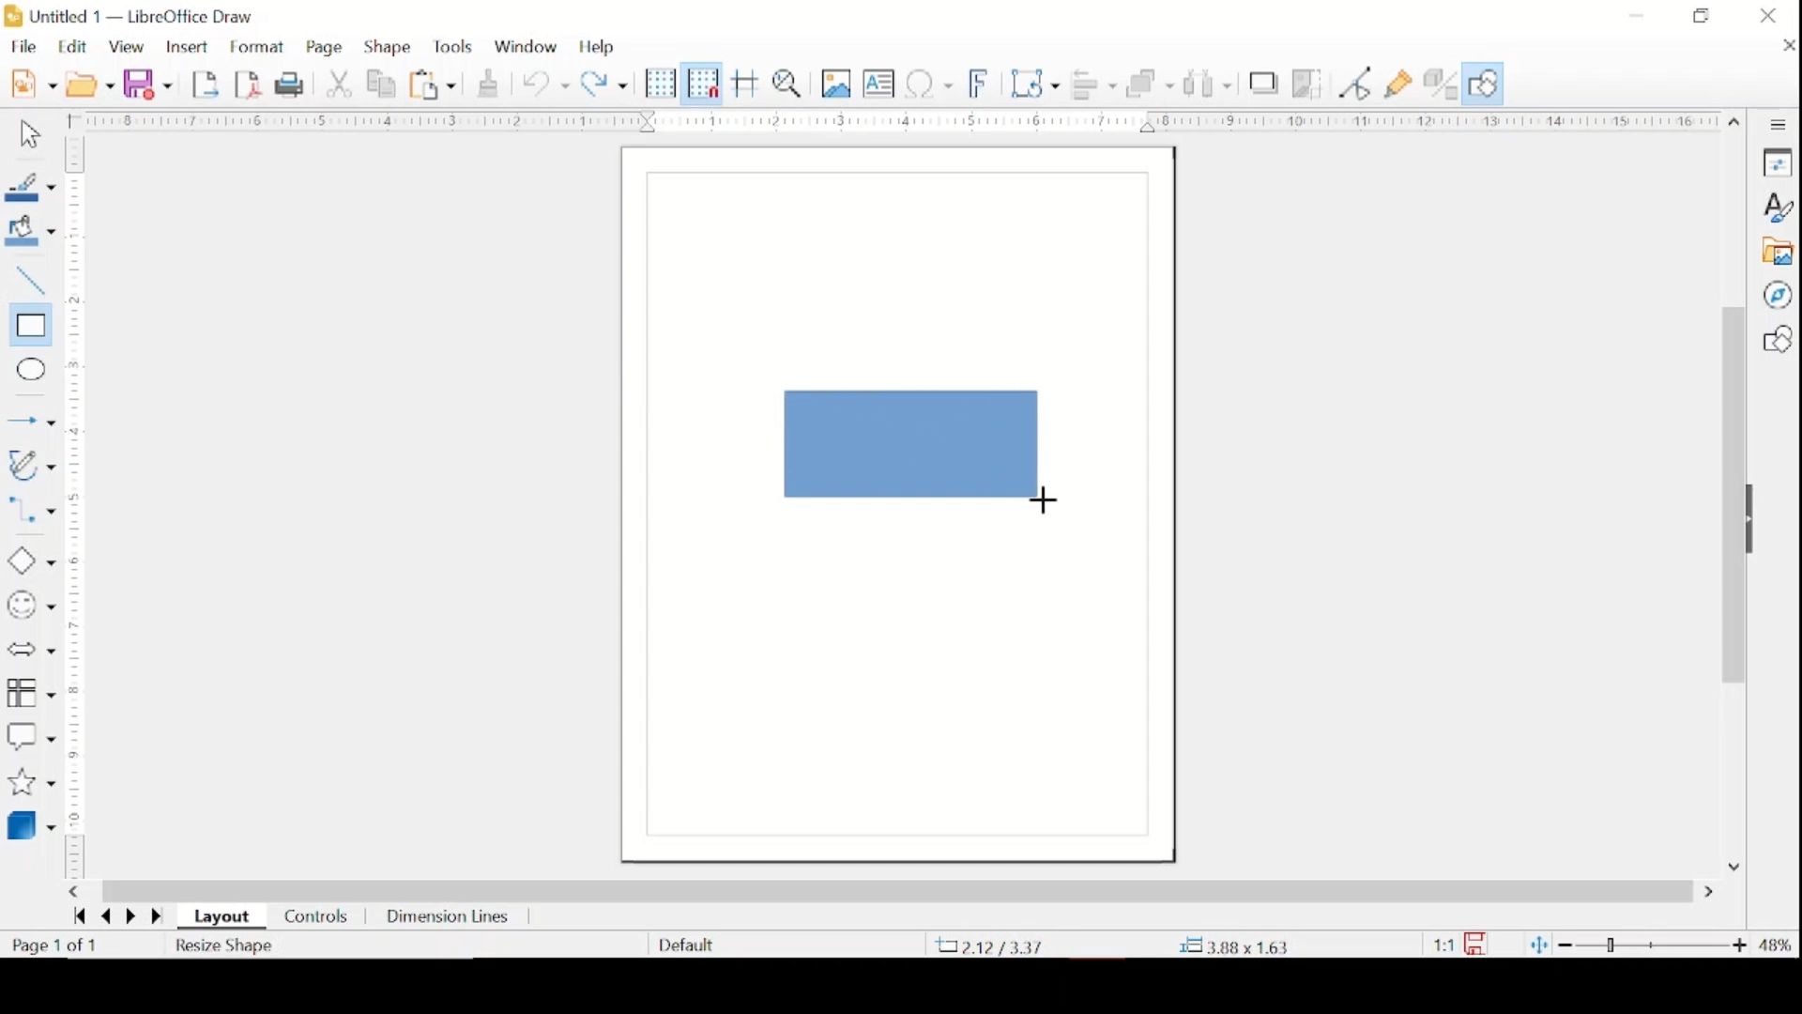  Describe the element at coordinates (703, 83) in the screenshot. I see `snap to grid` at that location.